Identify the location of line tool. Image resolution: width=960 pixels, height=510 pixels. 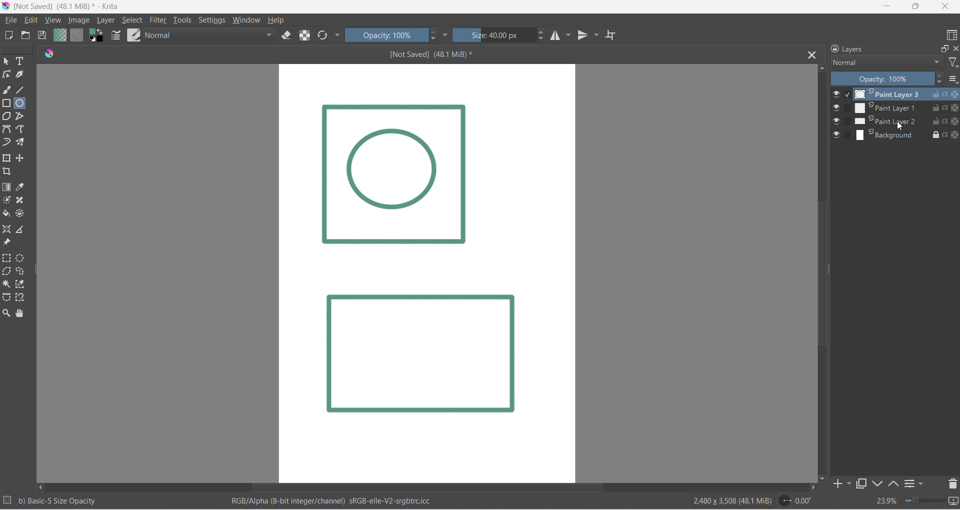
(22, 89).